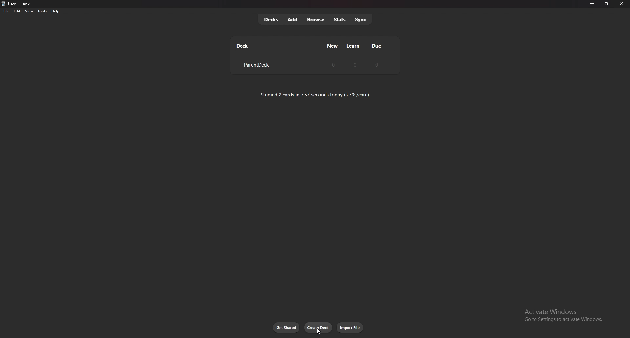 This screenshot has width=630, height=338. I want to click on edit, so click(16, 11).